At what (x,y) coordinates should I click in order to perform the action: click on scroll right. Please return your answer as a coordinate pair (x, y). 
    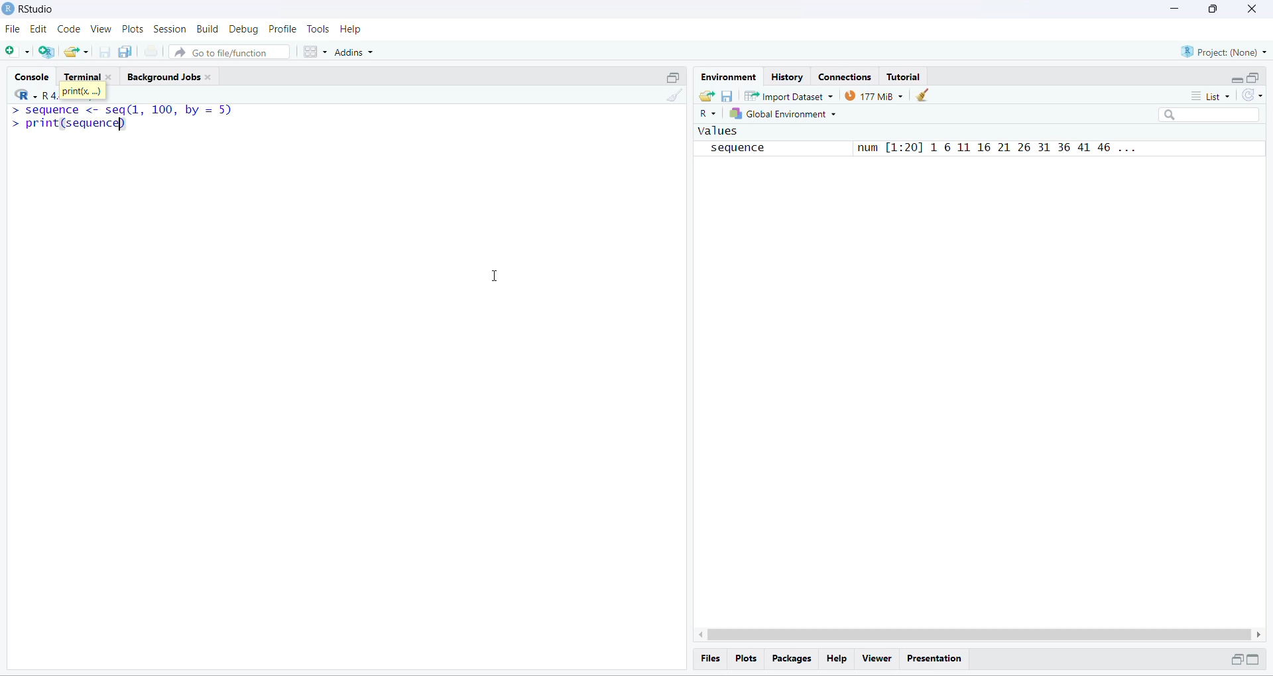
    Looking at the image, I should click on (1260, 635).